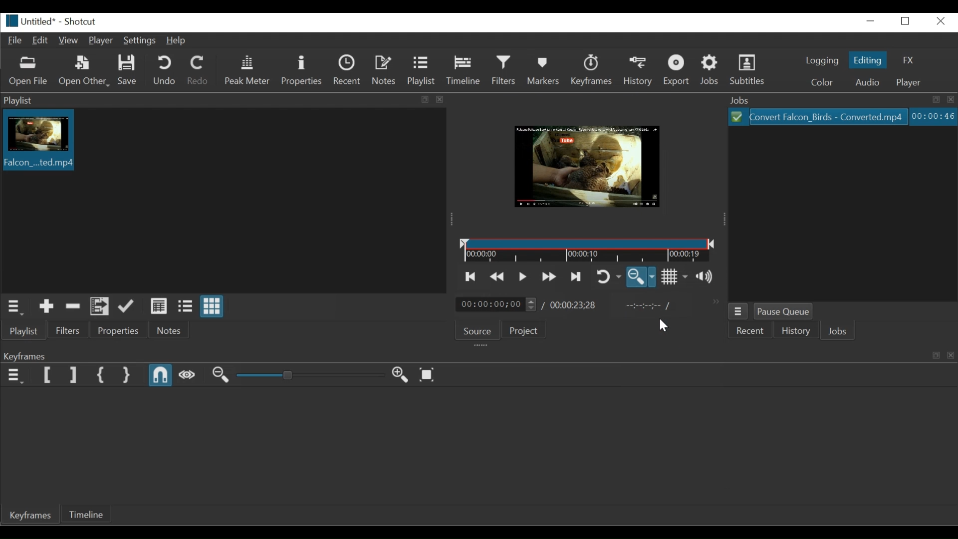  Describe the element at coordinates (310, 375) in the screenshot. I see `Adjust Zoom Keyframe` at that location.